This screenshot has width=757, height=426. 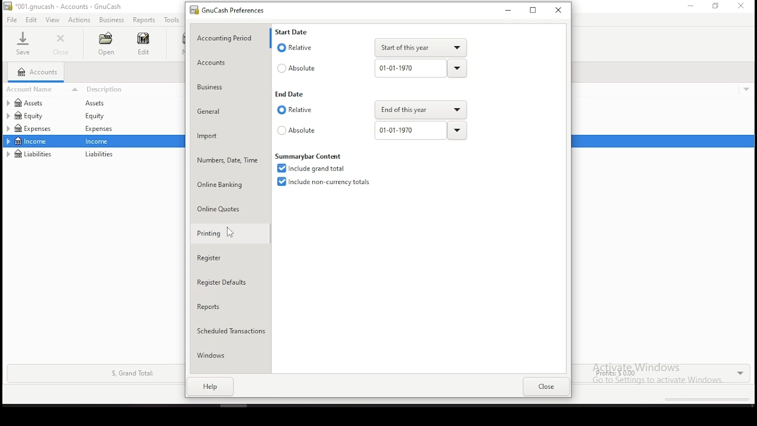 What do you see at coordinates (219, 88) in the screenshot?
I see `business` at bounding box center [219, 88].